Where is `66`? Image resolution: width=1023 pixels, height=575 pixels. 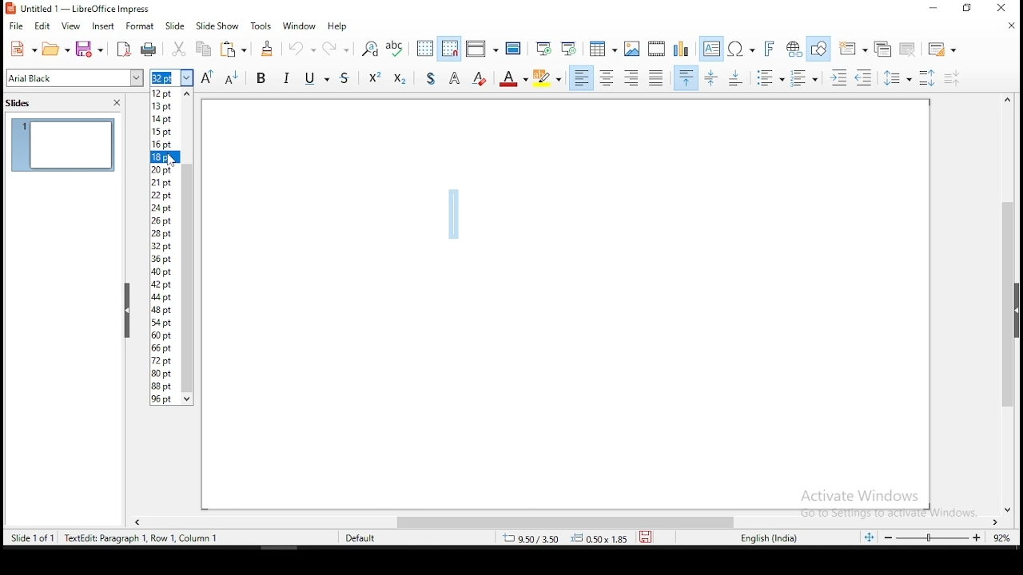
66 is located at coordinates (165, 348).